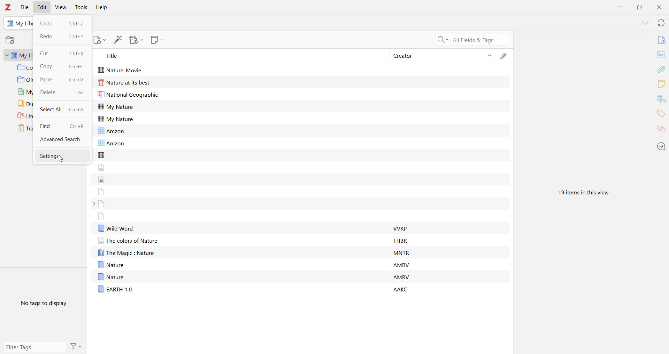 Image resolution: width=669 pixels, height=354 pixels. Describe the element at coordinates (434, 56) in the screenshot. I see `Creator` at that location.